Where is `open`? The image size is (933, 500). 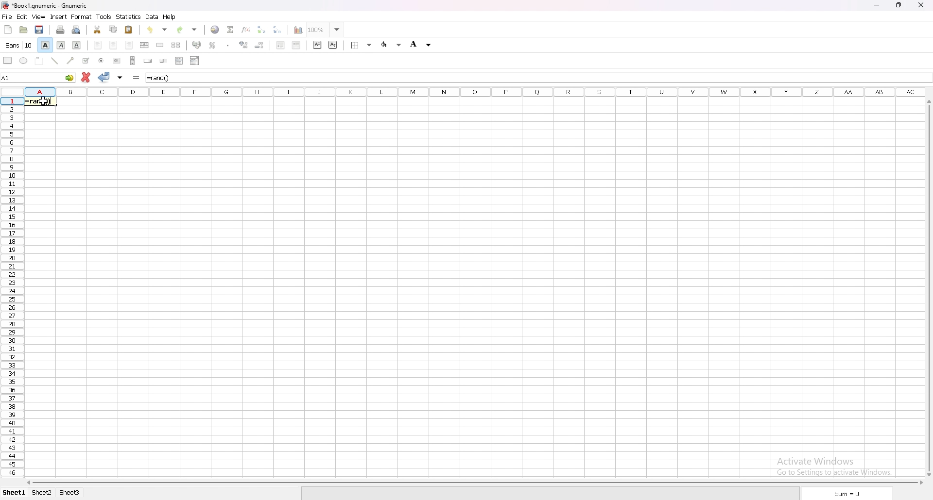
open is located at coordinates (24, 30).